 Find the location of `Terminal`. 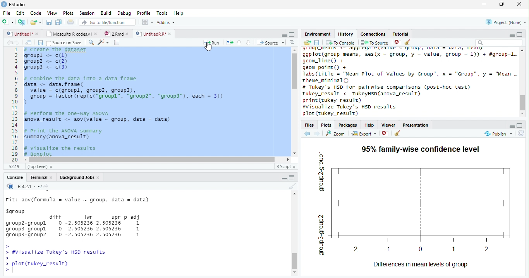

Terminal is located at coordinates (42, 177).